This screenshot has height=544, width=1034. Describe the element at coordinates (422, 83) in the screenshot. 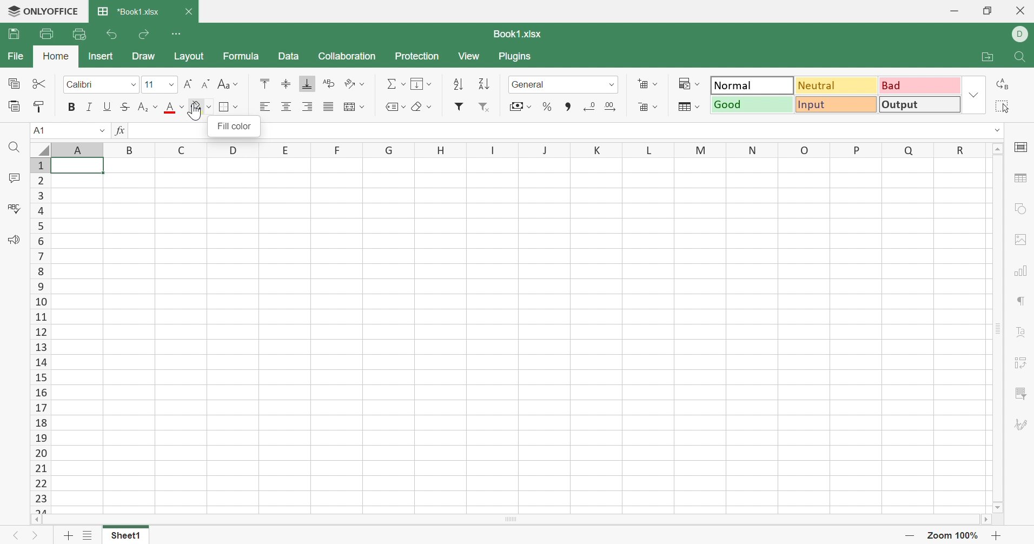

I see `Fill` at that location.